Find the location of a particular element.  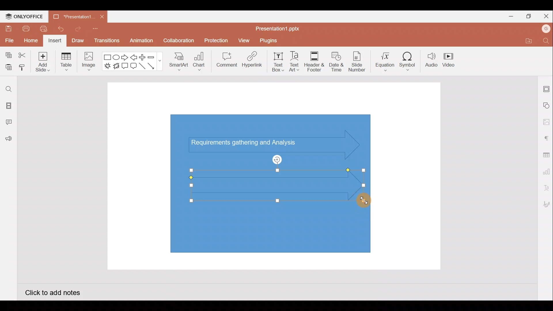

Comments is located at coordinates (10, 123).